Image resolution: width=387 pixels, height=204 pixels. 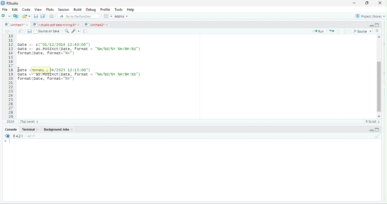 I want to click on scroll down, so click(x=379, y=116).